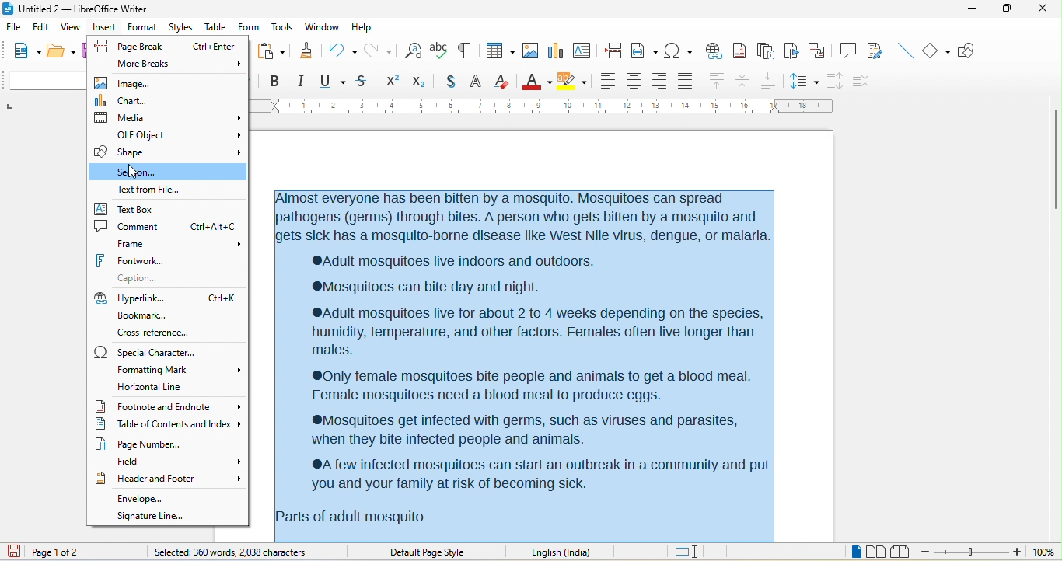 Image resolution: width=1062 pixels, height=561 pixels. Describe the element at coordinates (413, 52) in the screenshot. I see `find and replace` at that location.